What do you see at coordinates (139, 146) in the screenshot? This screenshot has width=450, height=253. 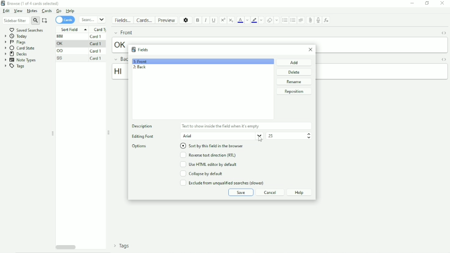 I see `Options` at bounding box center [139, 146].